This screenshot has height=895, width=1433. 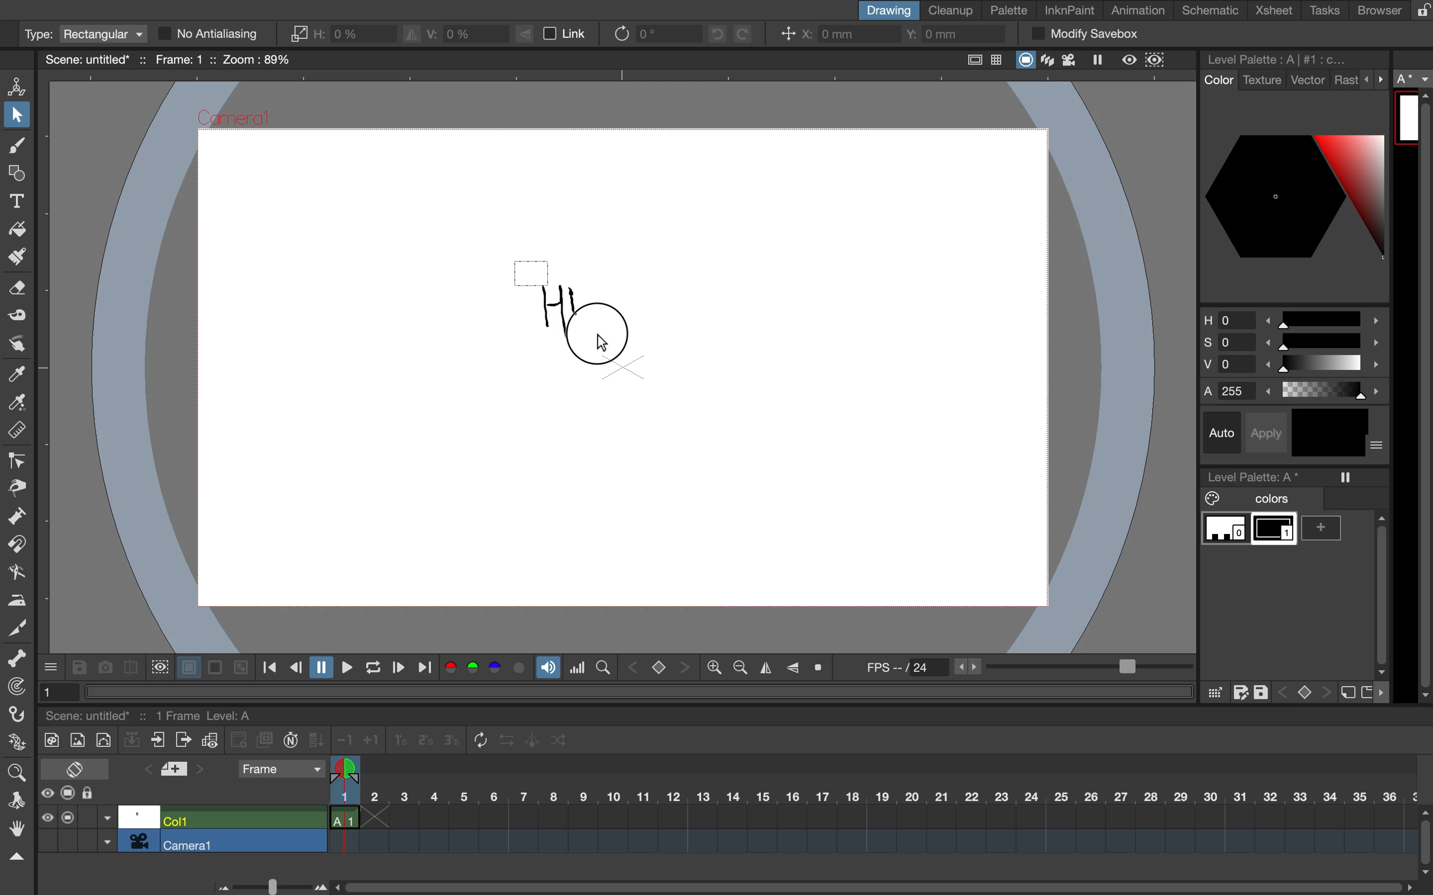 What do you see at coordinates (17, 198) in the screenshot?
I see `type tool` at bounding box center [17, 198].